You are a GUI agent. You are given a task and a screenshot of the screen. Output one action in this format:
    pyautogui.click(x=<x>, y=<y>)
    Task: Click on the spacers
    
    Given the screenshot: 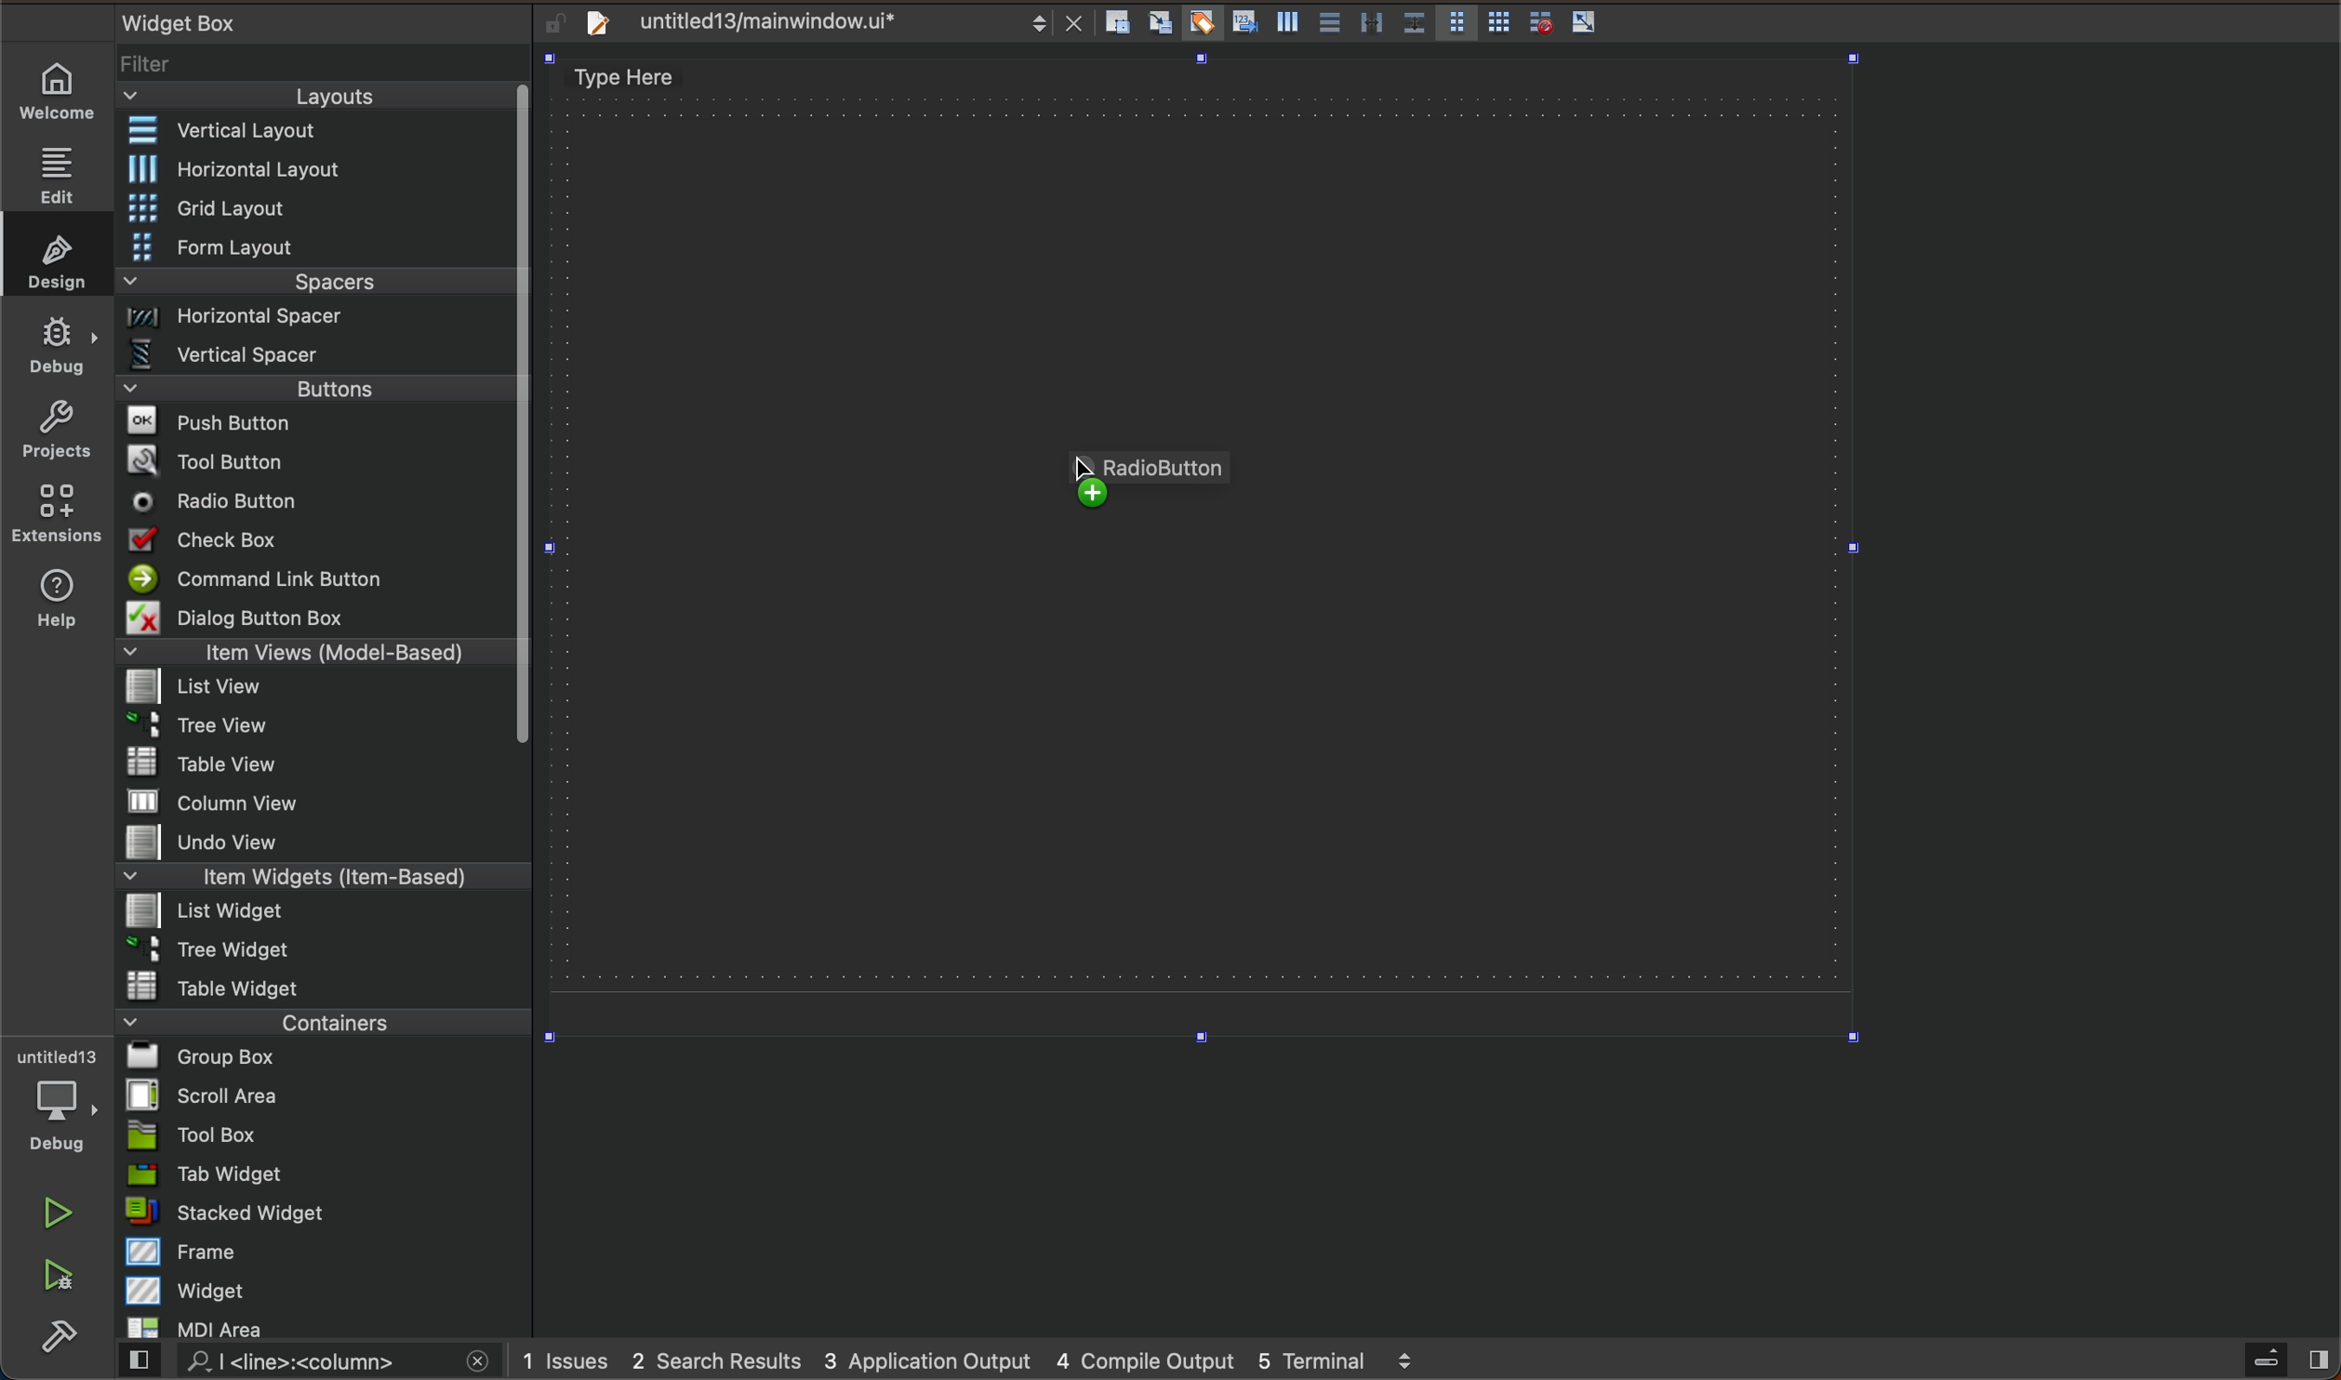 What is the action you would take?
    pyautogui.click(x=318, y=288)
    